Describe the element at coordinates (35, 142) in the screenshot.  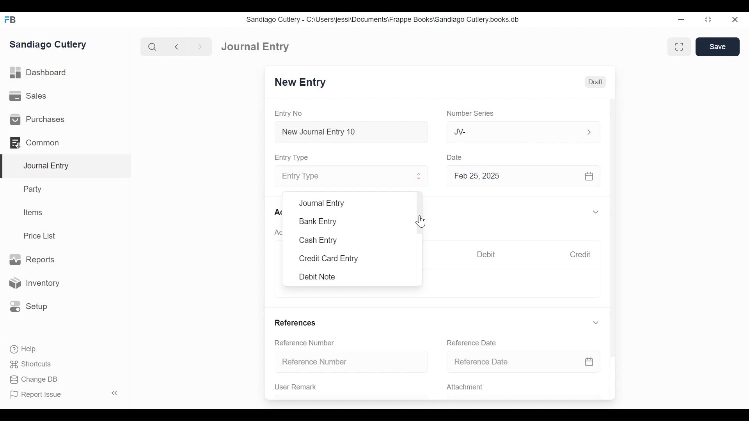
I see `Common` at that location.